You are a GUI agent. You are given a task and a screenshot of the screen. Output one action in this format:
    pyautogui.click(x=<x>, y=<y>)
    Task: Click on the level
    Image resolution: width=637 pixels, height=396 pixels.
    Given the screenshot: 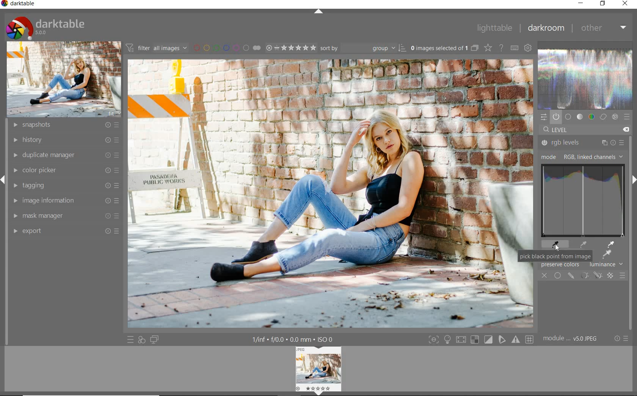 What is the action you would take?
    pyautogui.click(x=559, y=129)
    